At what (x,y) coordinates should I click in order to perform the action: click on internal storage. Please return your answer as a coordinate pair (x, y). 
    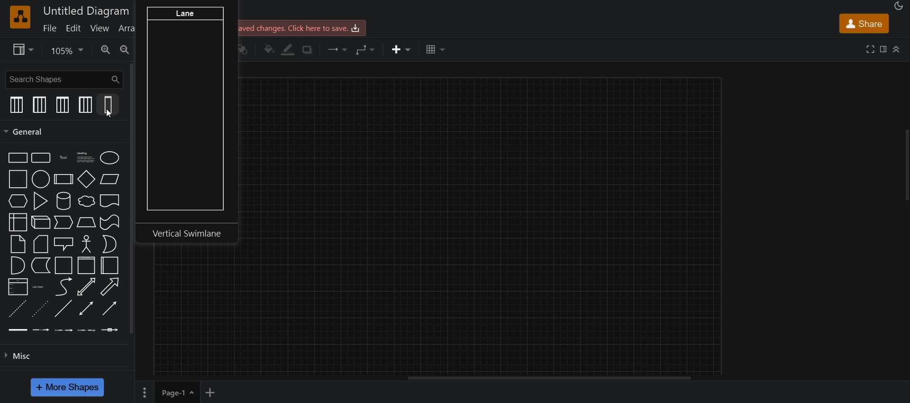
    Looking at the image, I should click on (18, 222).